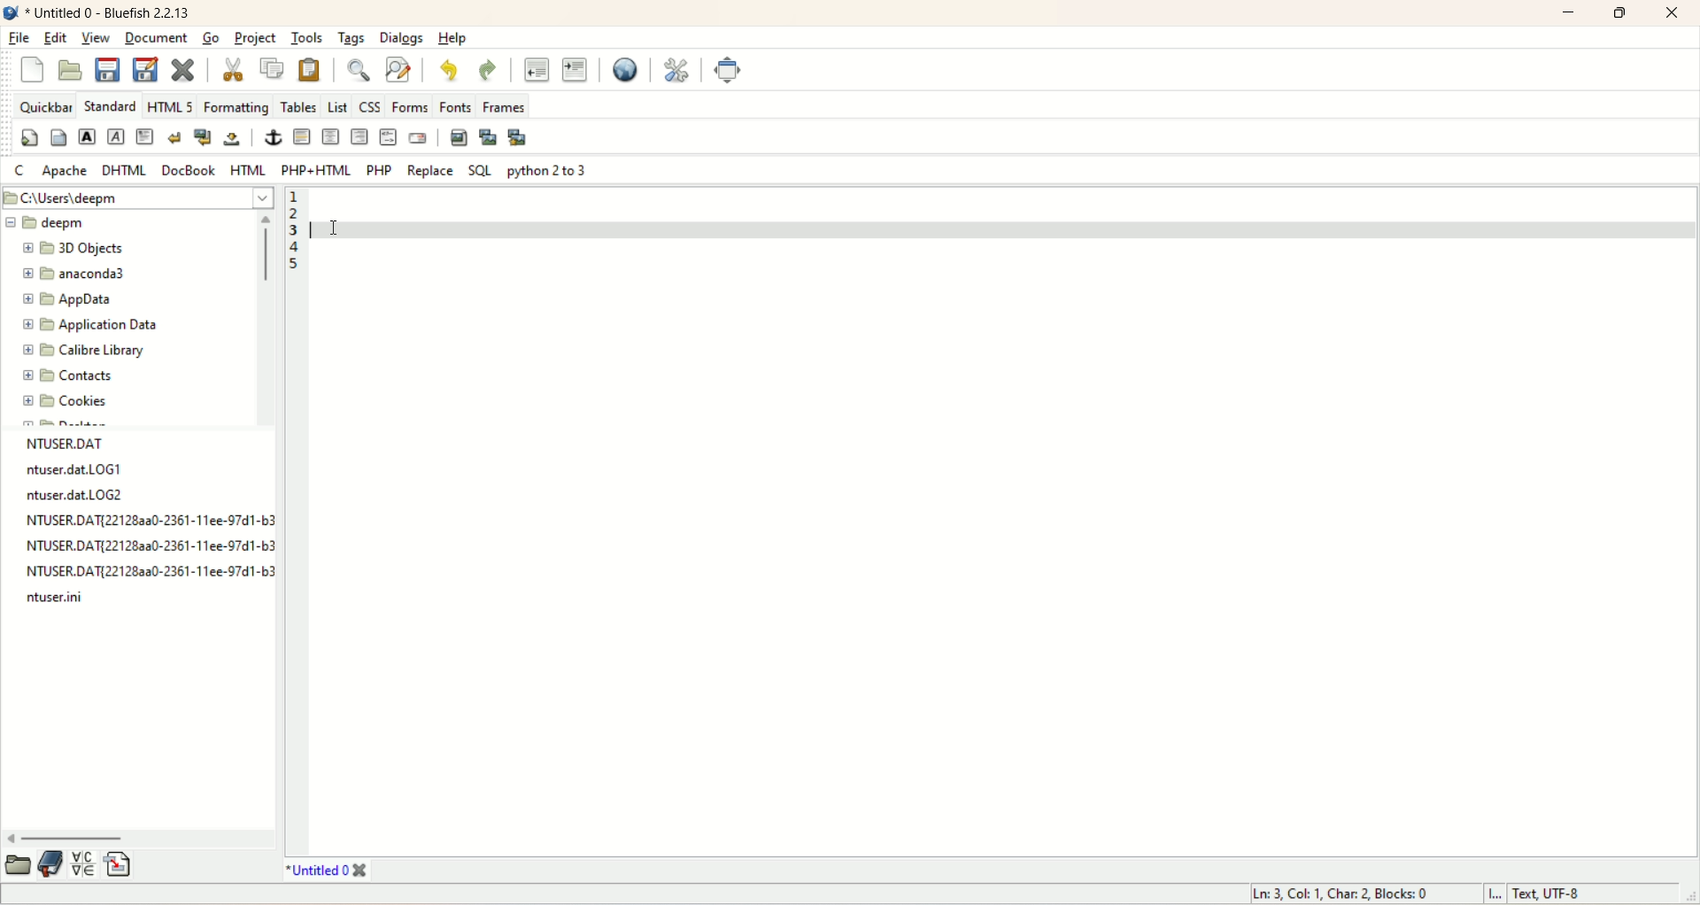 Image resolution: width=1700 pixels, height=905 pixels. Describe the element at coordinates (274, 68) in the screenshot. I see `copy` at that location.